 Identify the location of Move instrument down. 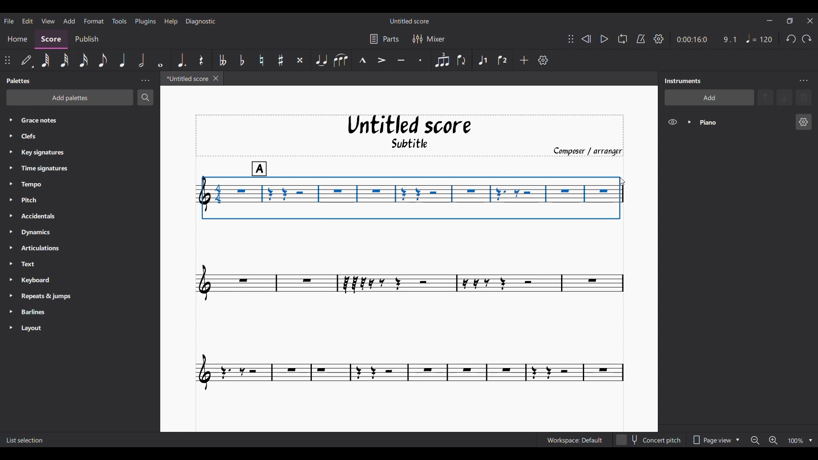
(784, 97).